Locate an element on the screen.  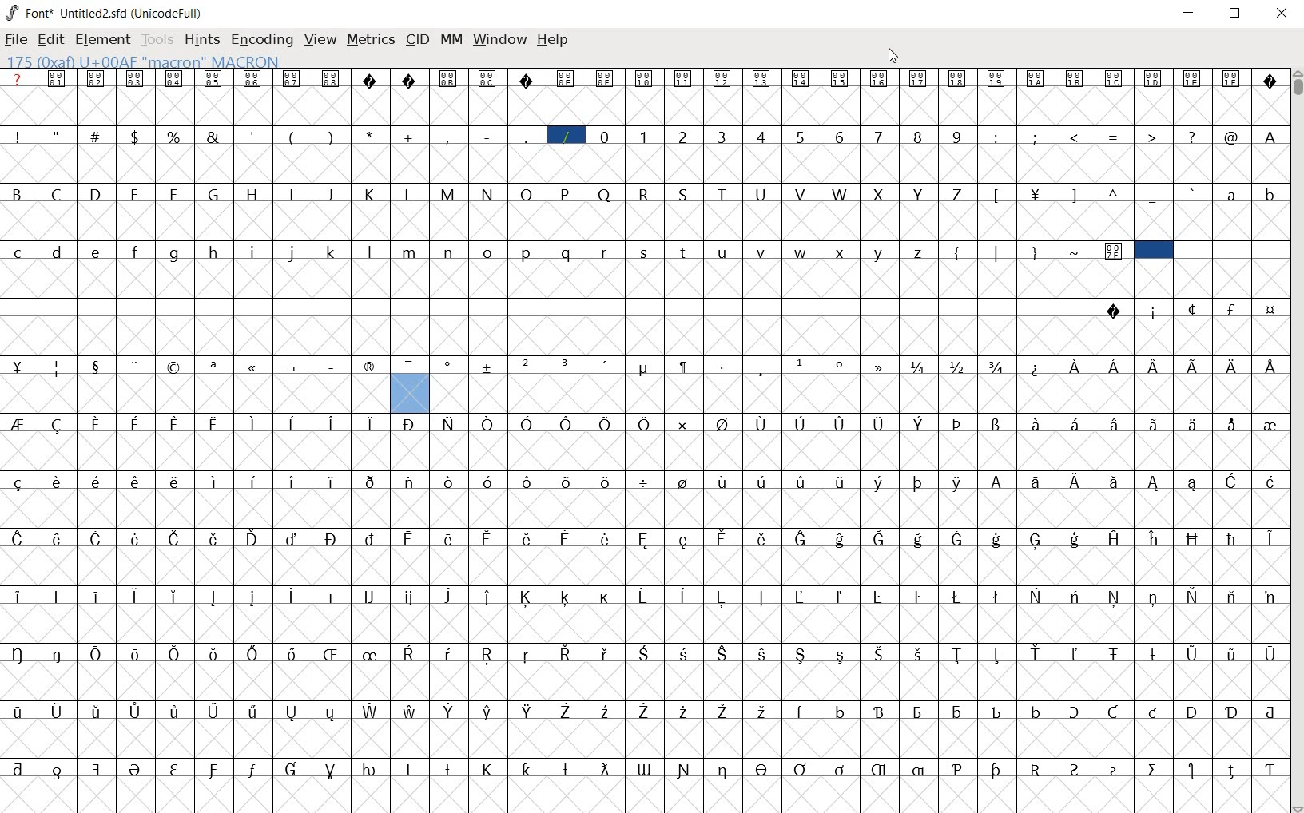
Symbol is located at coordinates (411, 710).